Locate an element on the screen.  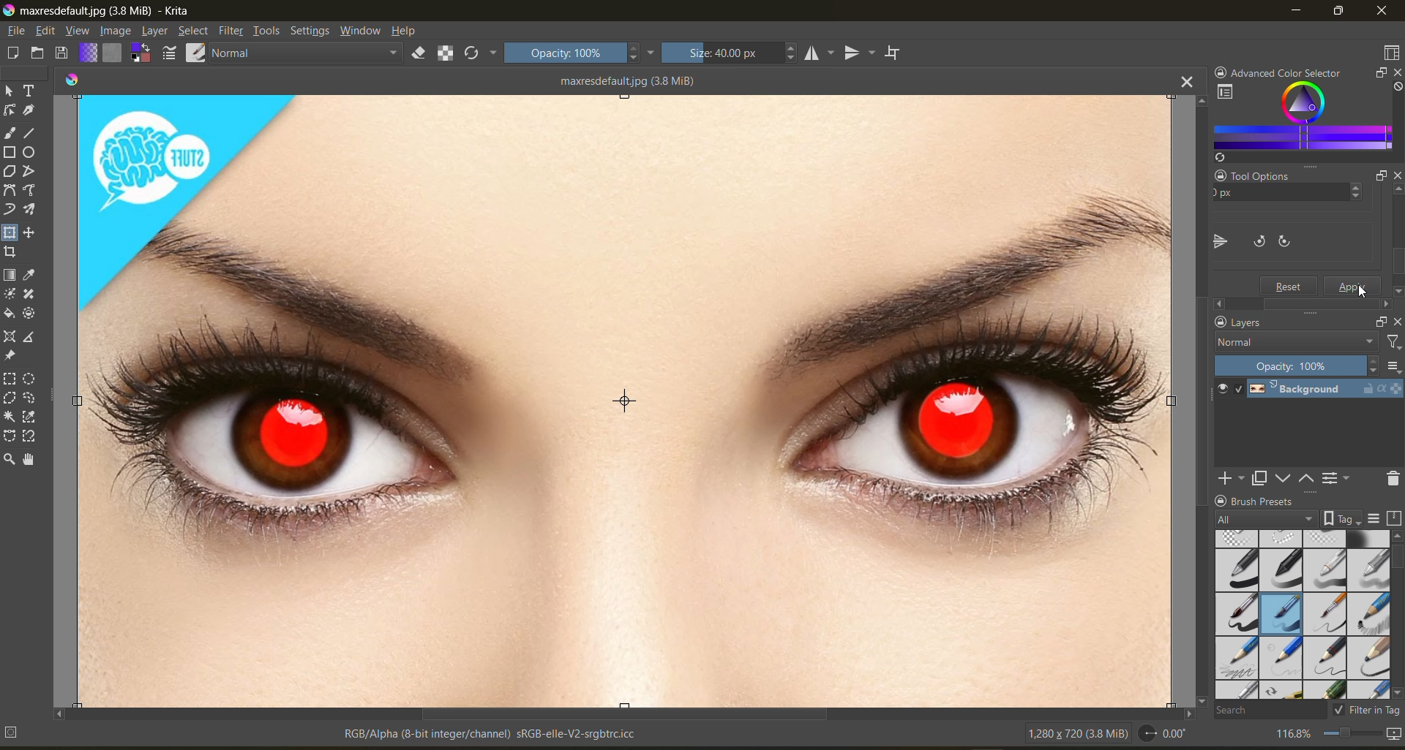
tool is located at coordinates (31, 417).